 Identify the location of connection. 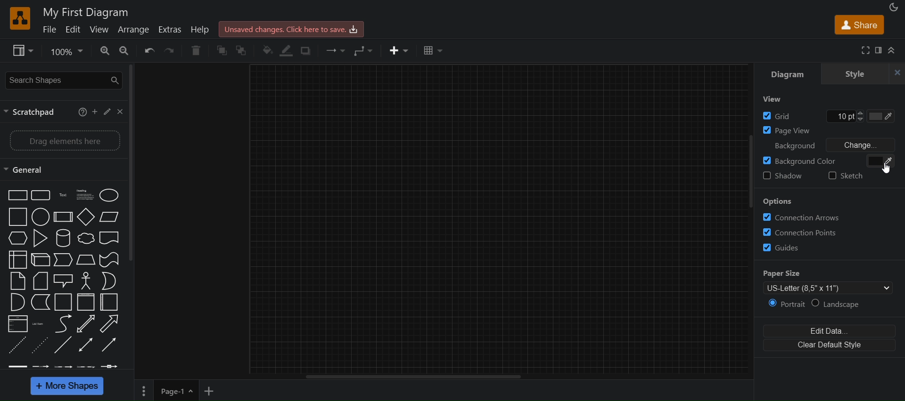
(336, 51).